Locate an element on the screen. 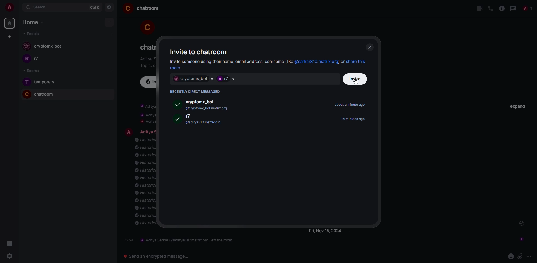 The height and width of the screenshot is (263, 537). profile is located at coordinates (25, 59).